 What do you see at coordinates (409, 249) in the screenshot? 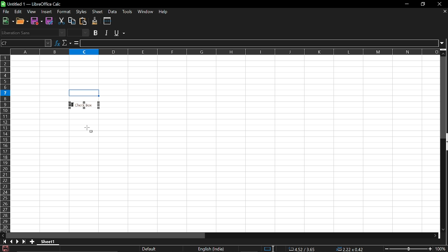
I see `Change Zoom` at bounding box center [409, 249].